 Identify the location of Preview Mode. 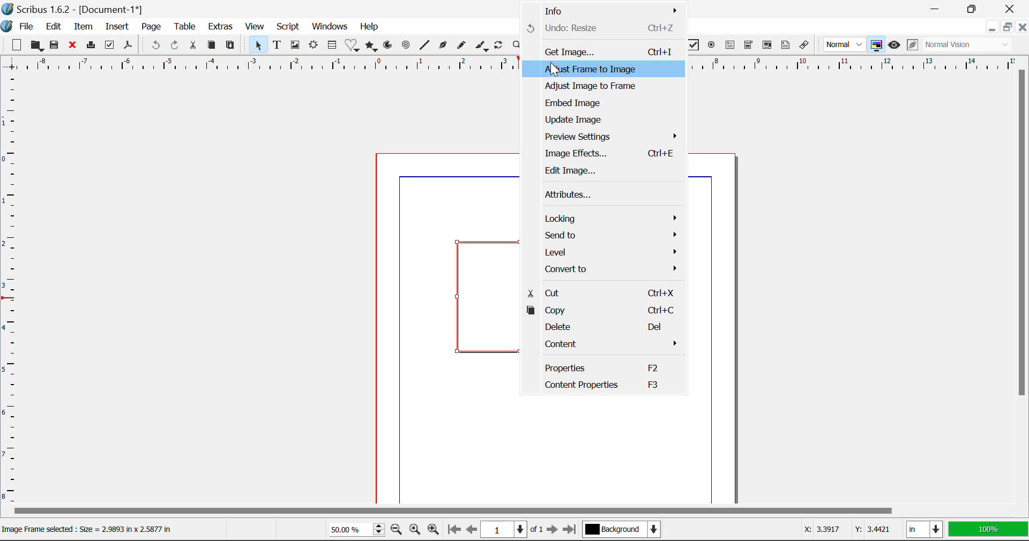
(894, 45).